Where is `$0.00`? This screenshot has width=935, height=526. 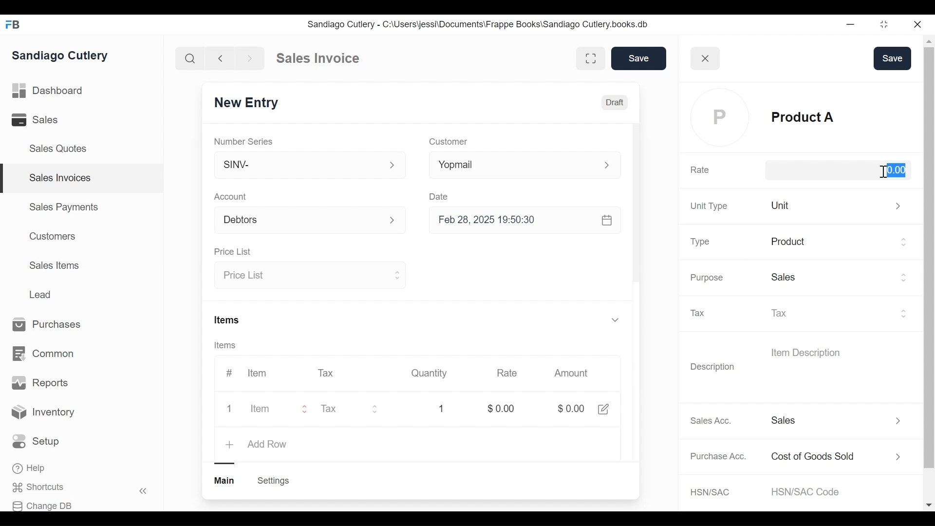
$0.00 is located at coordinates (569, 409).